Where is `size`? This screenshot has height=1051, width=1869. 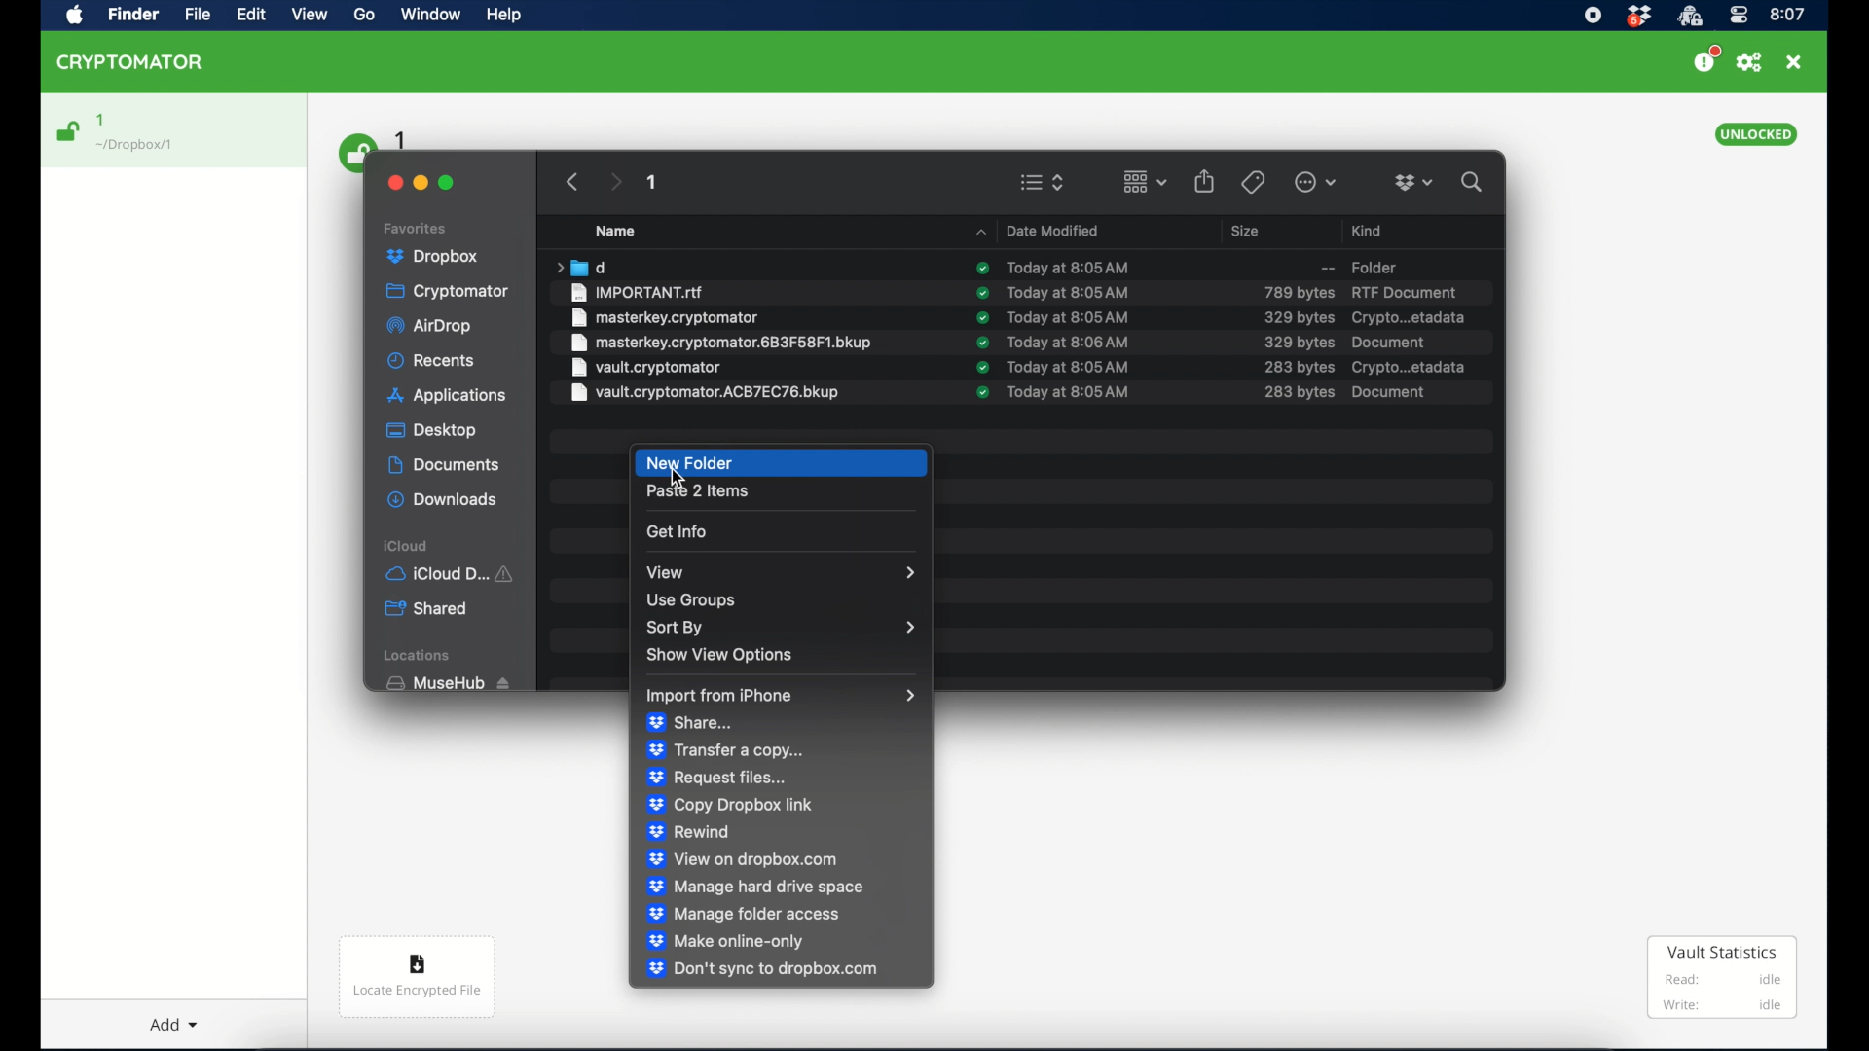 size is located at coordinates (1298, 342).